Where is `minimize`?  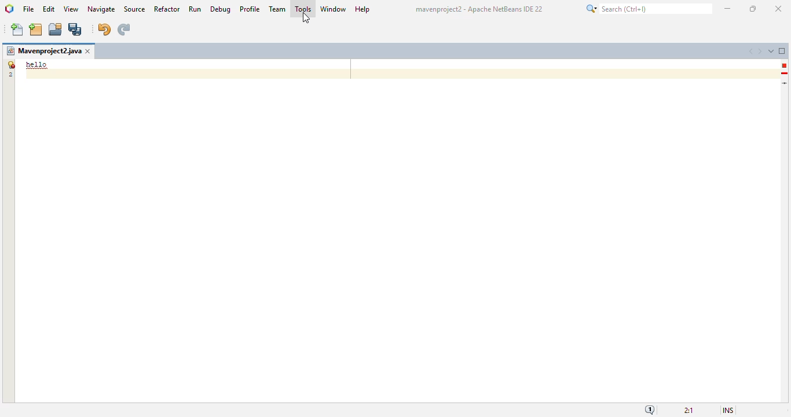
minimize is located at coordinates (728, 9).